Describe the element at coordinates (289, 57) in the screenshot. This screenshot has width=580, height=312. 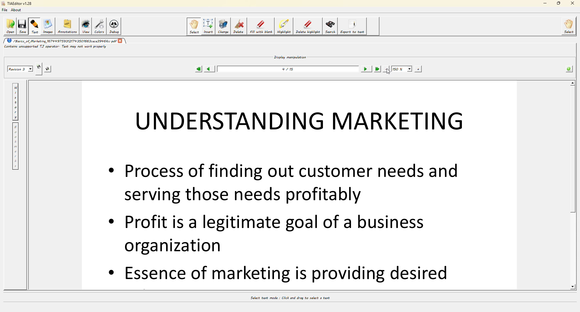
I see `display manipulation` at that location.